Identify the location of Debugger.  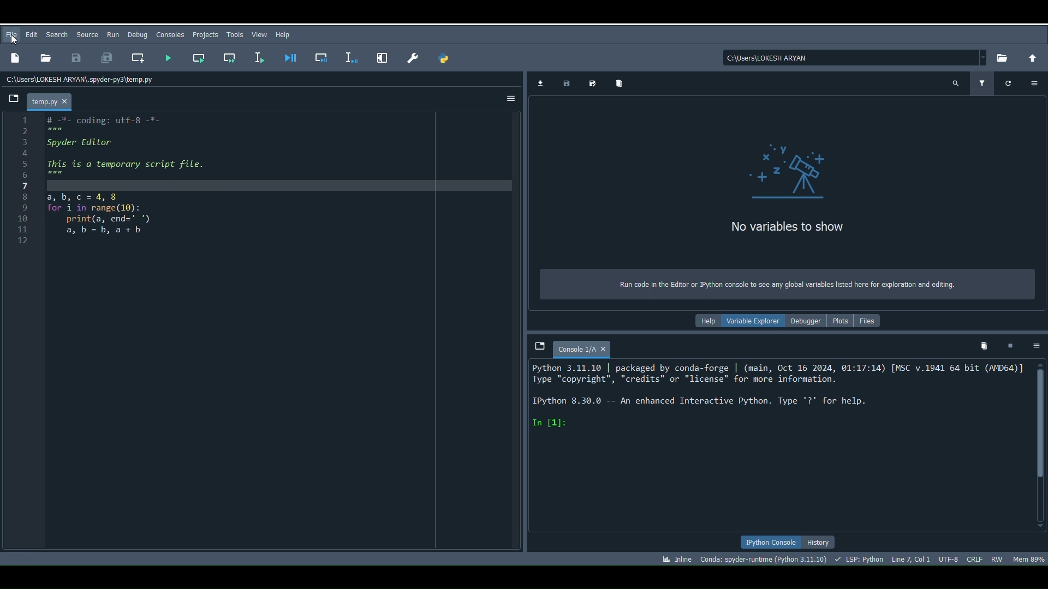
(806, 321).